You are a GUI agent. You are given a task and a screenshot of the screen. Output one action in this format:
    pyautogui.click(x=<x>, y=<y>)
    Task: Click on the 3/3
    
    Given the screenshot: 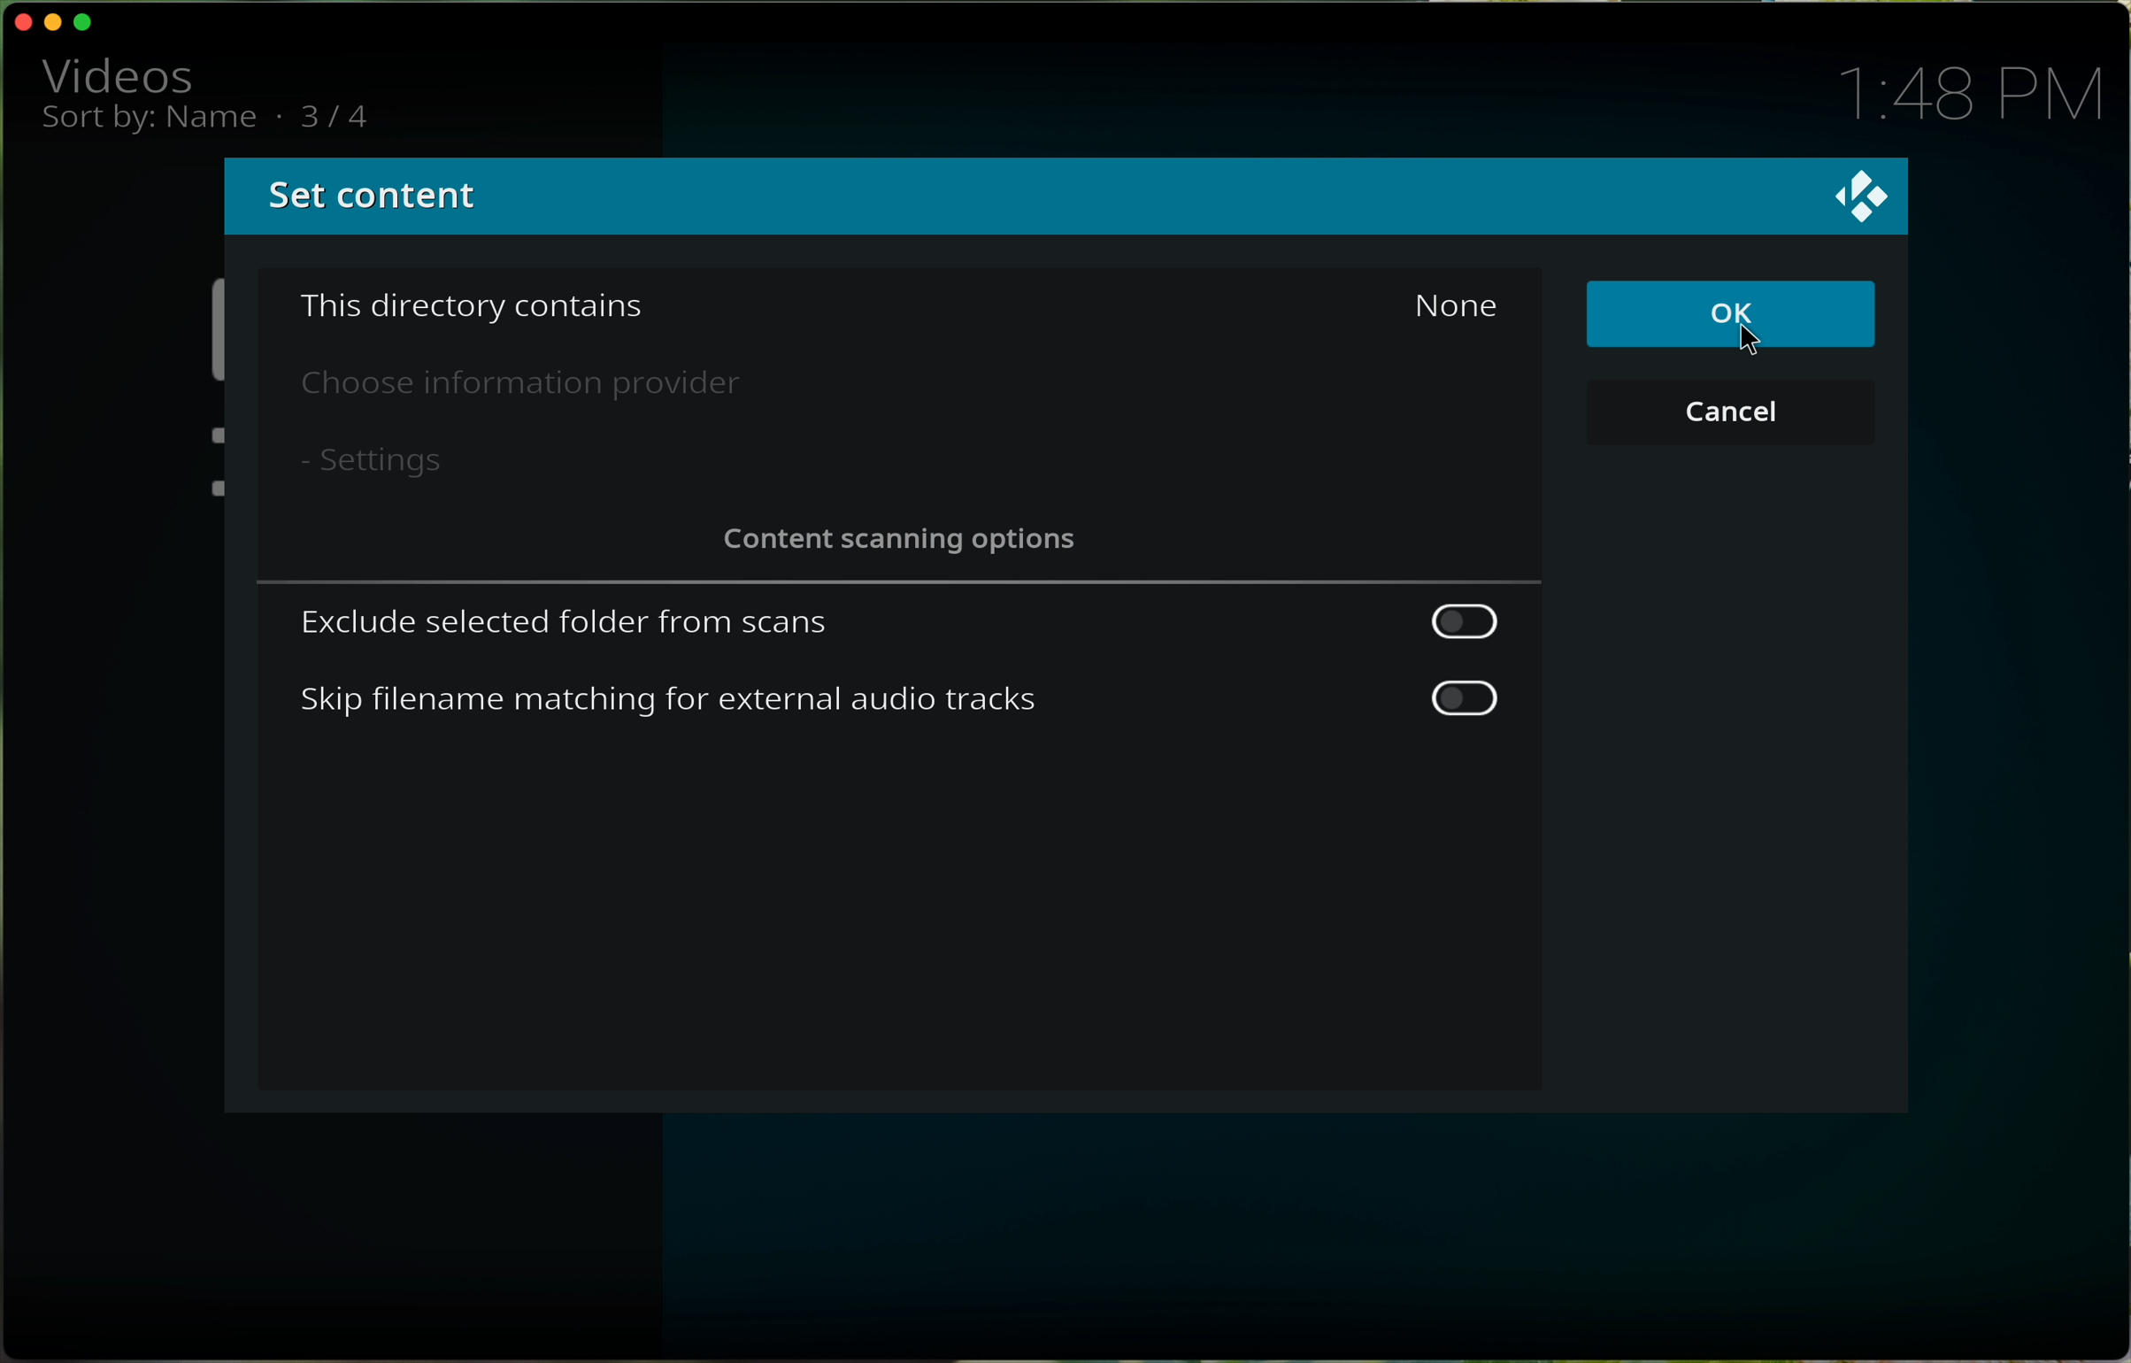 What is the action you would take?
    pyautogui.click(x=350, y=119)
    